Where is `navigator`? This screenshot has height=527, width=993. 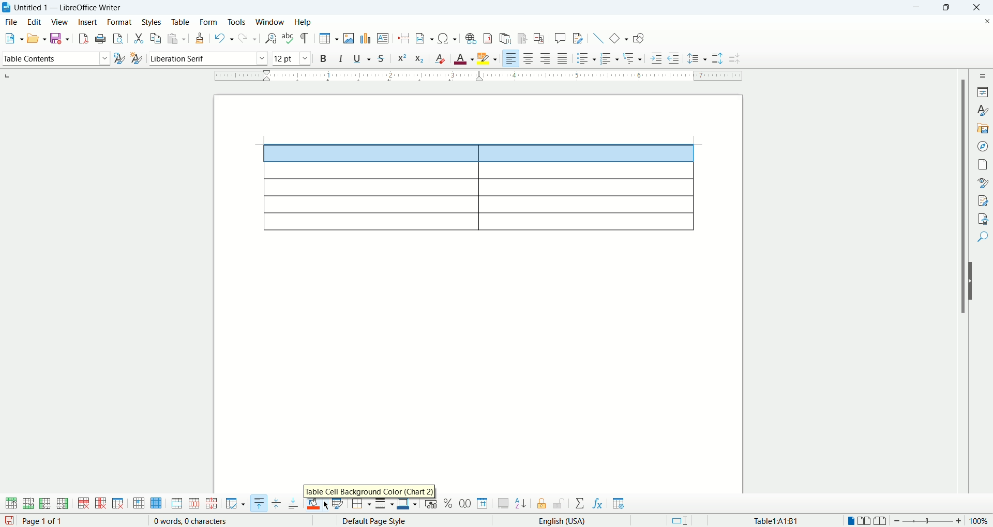
navigator is located at coordinates (983, 146).